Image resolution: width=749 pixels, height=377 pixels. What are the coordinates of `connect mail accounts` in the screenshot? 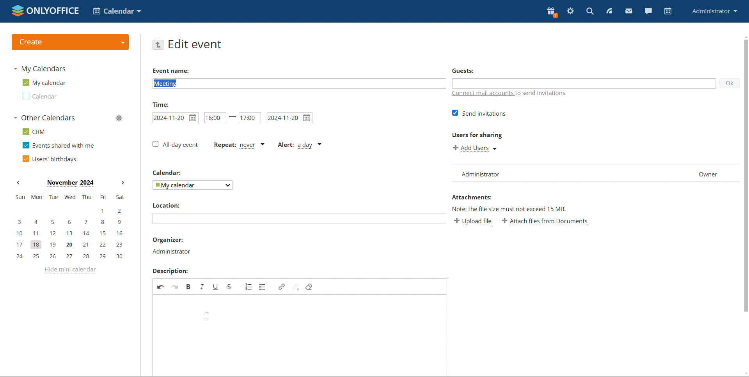 It's located at (511, 94).